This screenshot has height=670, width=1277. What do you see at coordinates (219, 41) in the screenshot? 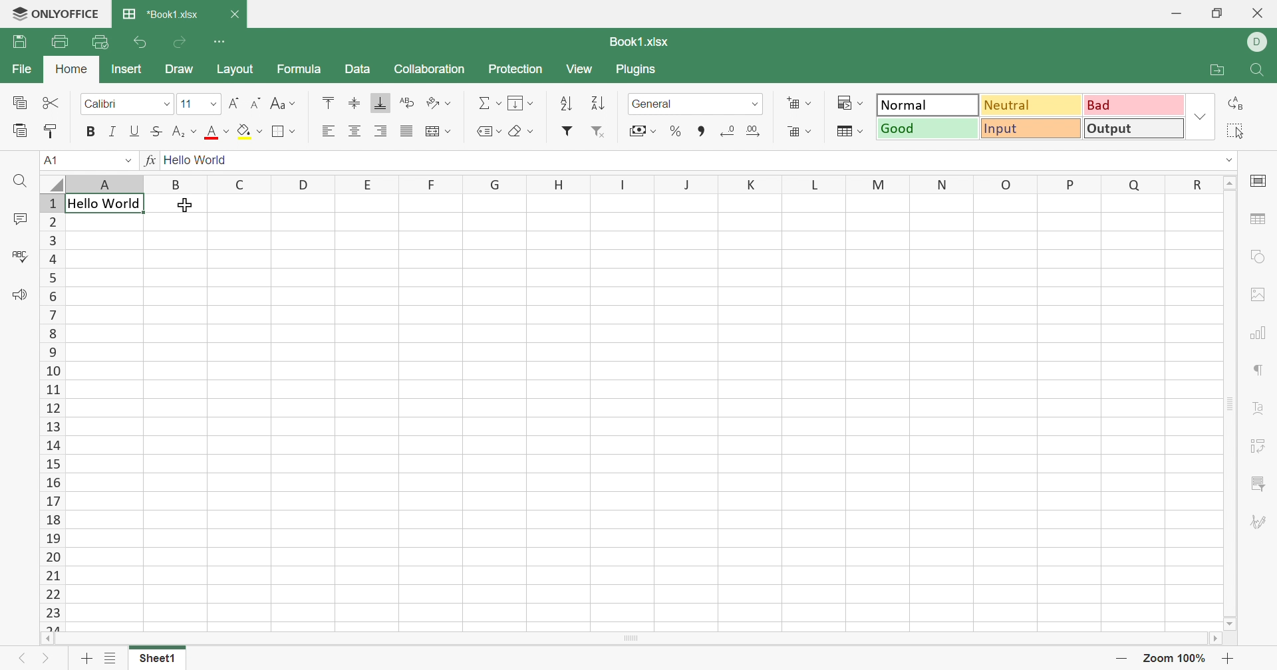
I see `Customize Quick Access Toolbar` at bounding box center [219, 41].